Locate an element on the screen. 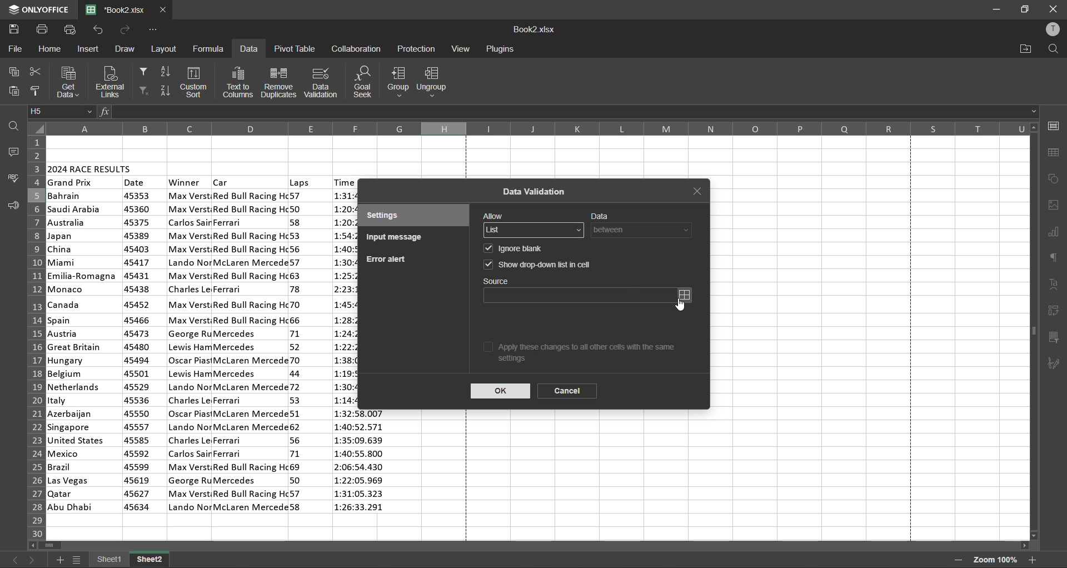 The height and width of the screenshot is (568, 1067). paragraph is located at coordinates (1056, 257).